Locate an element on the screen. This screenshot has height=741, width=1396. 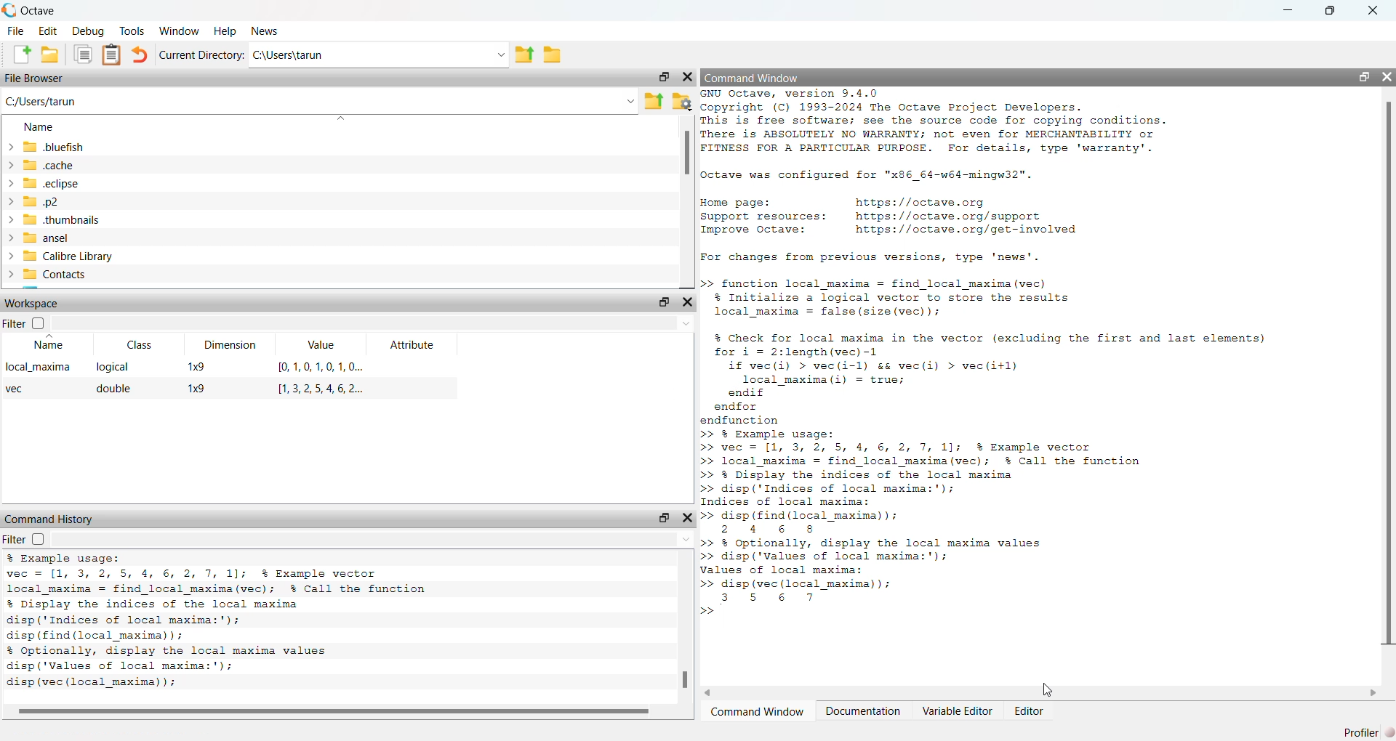
Browse Directions is located at coordinates (553, 54).